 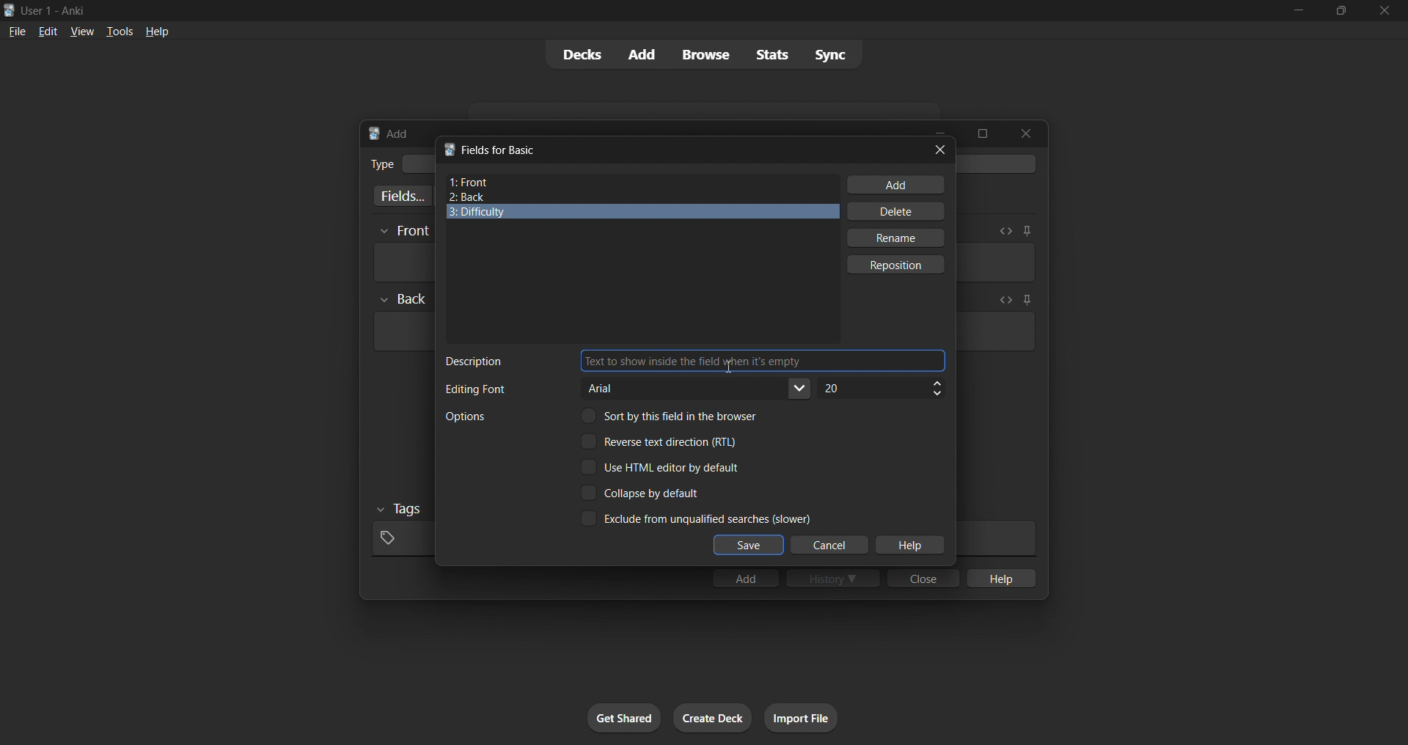 I want to click on help, so click(x=1000, y=578).